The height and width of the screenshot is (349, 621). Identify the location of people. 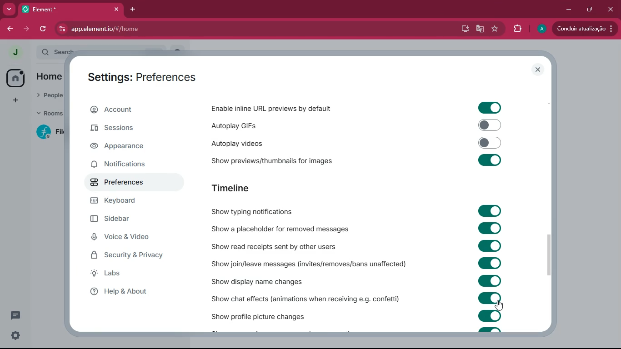
(47, 96).